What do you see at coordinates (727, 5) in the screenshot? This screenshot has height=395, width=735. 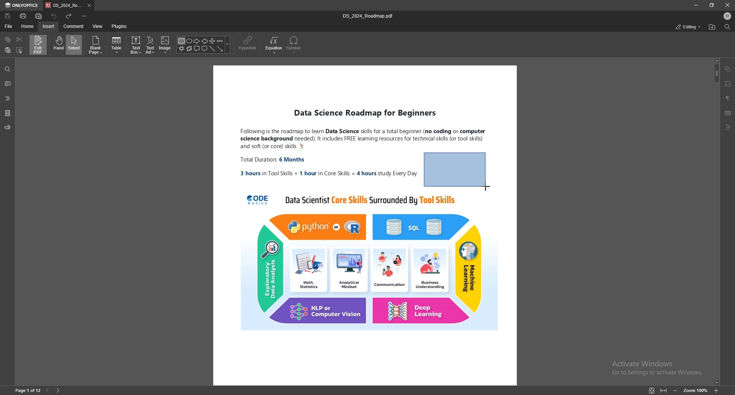 I see `close` at bounding box center [727, 5].